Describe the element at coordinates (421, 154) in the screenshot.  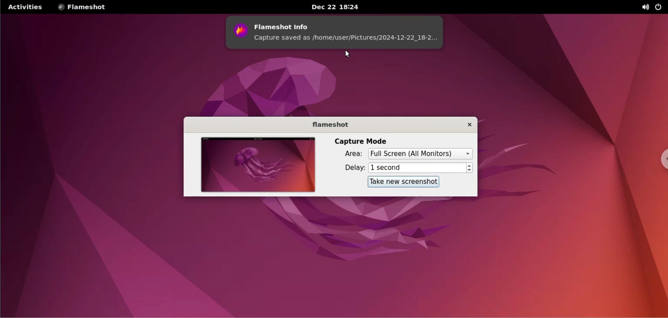
I see `selected capture area full screen` at that location.